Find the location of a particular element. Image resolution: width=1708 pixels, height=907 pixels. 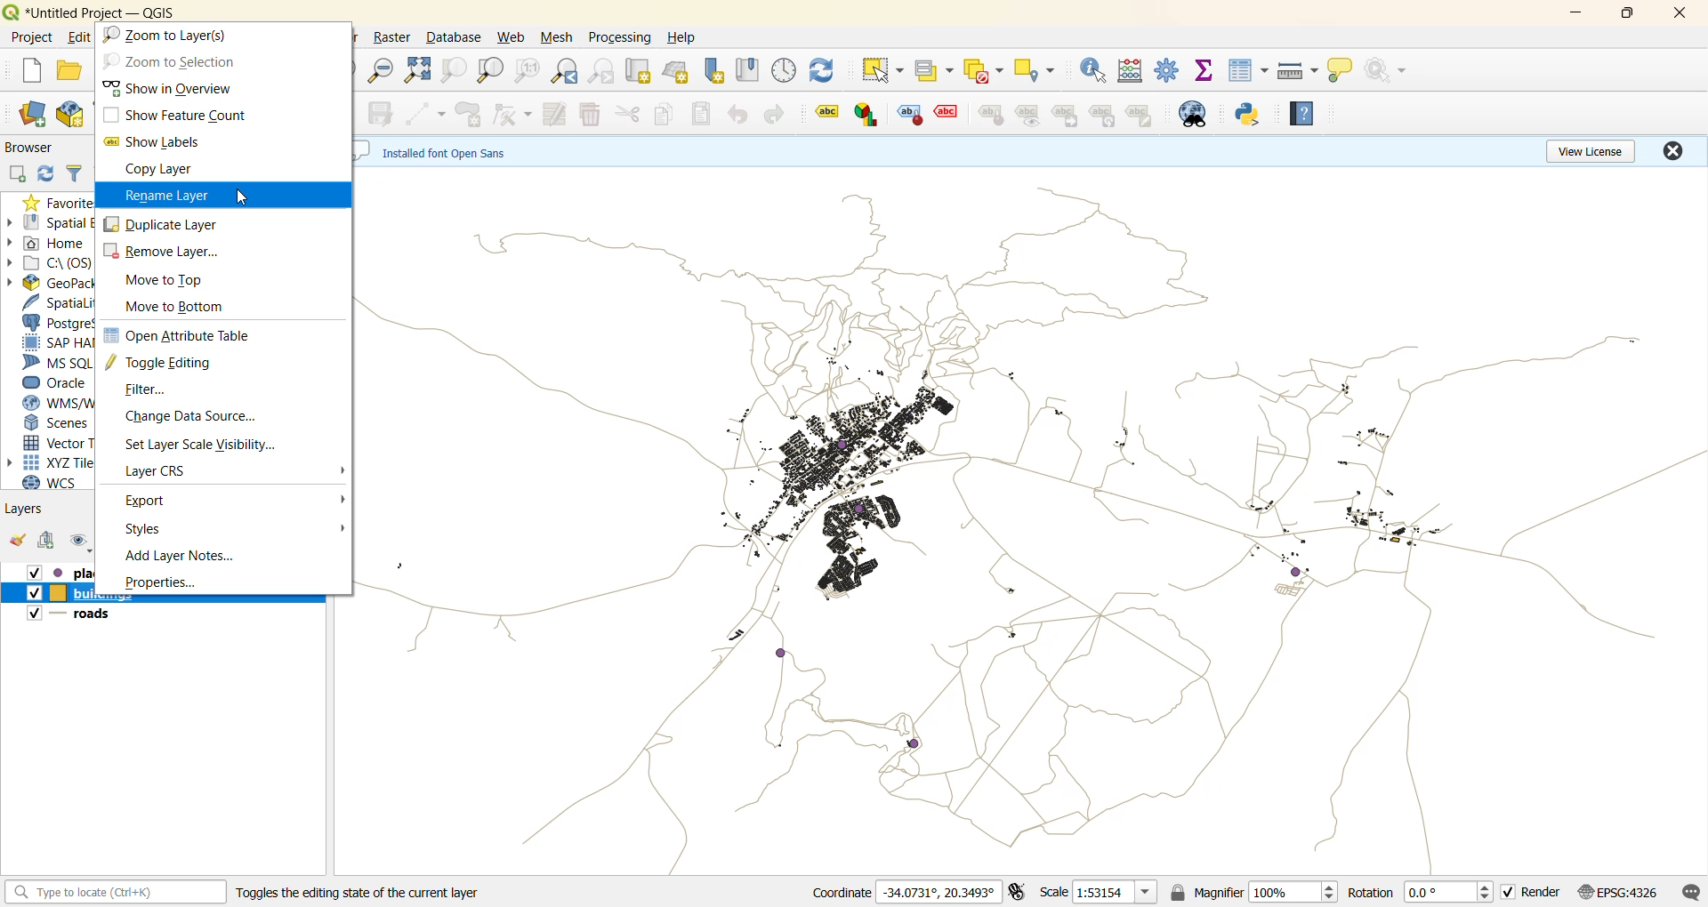

layers is located at coordinates (1042, 518).